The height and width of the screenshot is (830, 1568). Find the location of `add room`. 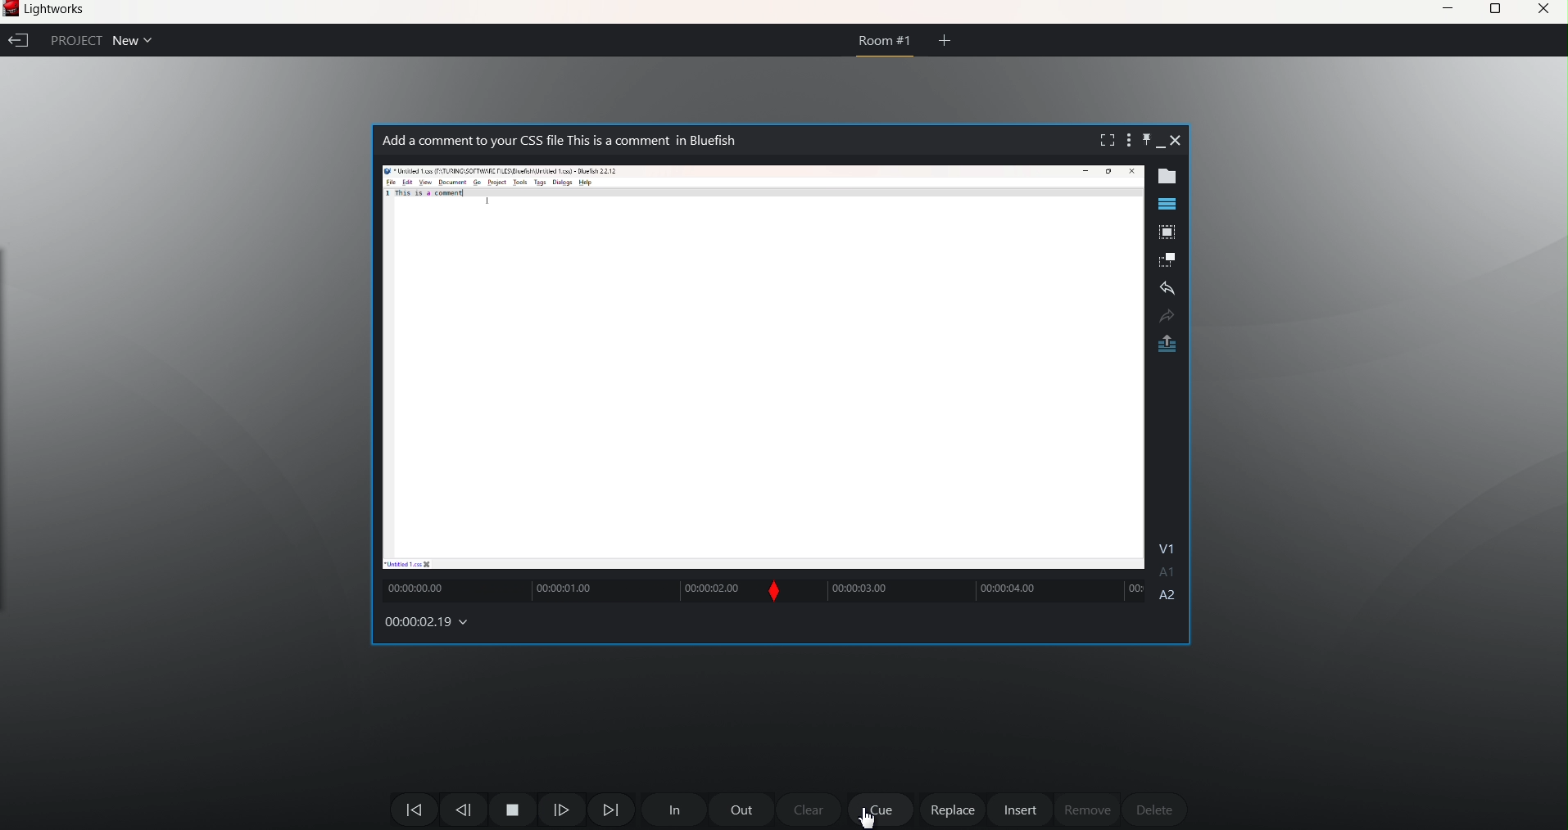

add room is located at coordinates (945, 39).